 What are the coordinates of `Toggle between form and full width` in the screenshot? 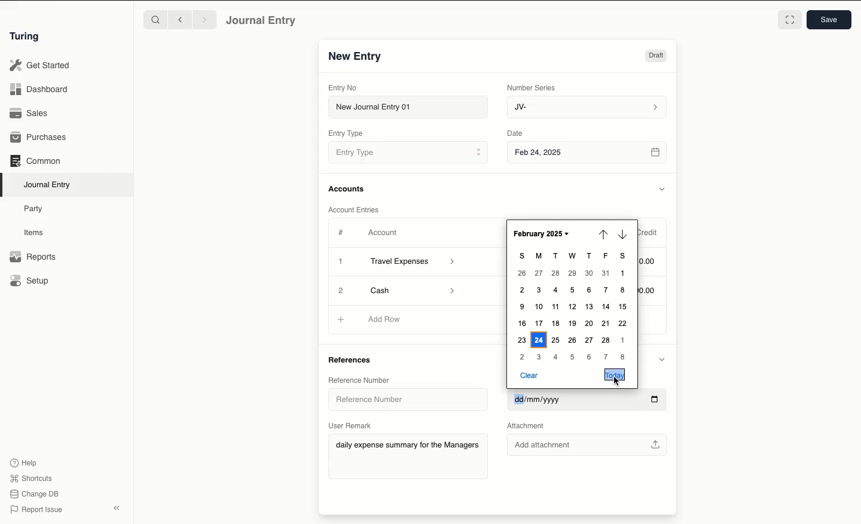 It's located at (790, 20).